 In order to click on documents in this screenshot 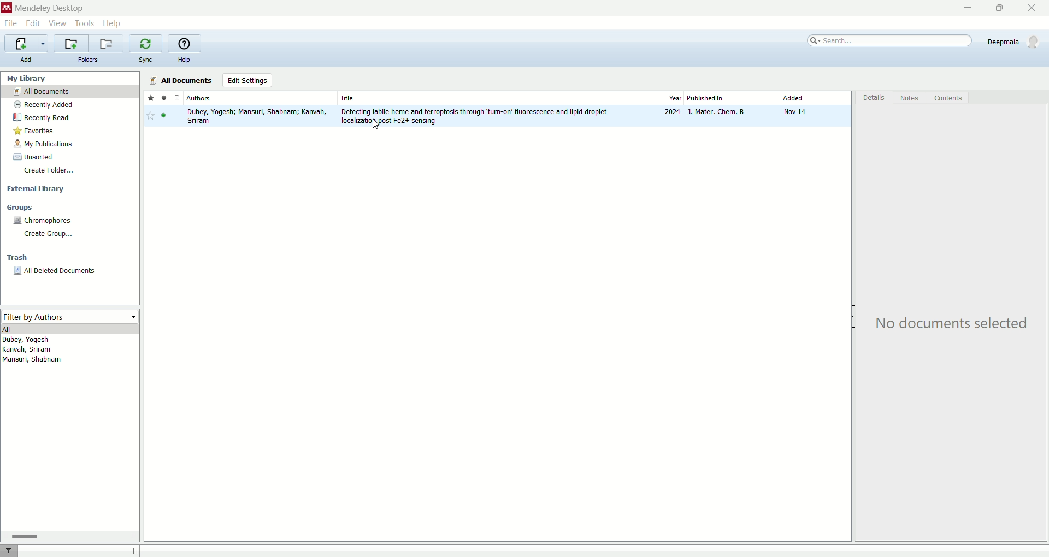, I will do `click(175, 98)`.